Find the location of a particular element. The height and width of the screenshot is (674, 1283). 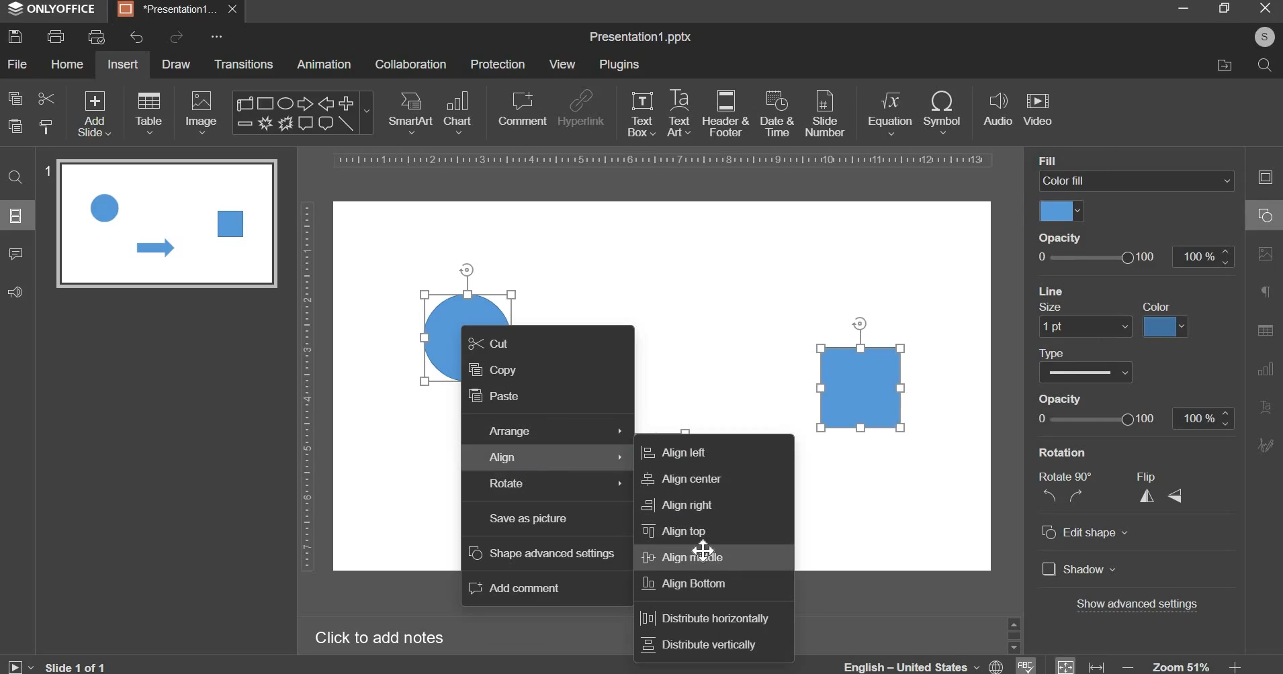

draw is located at coordinates (177, 63).